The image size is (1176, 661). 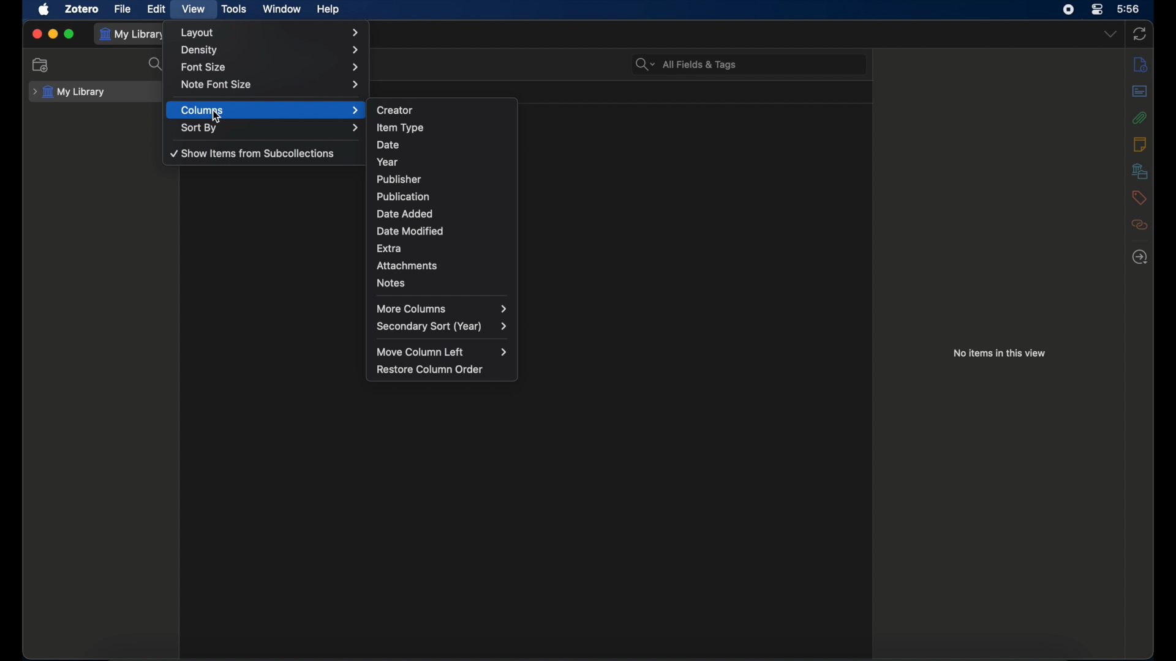 What do you see at coordinates (1140, 256) in the screenshot?
I see `locate` at bounding box center [1140, 256].